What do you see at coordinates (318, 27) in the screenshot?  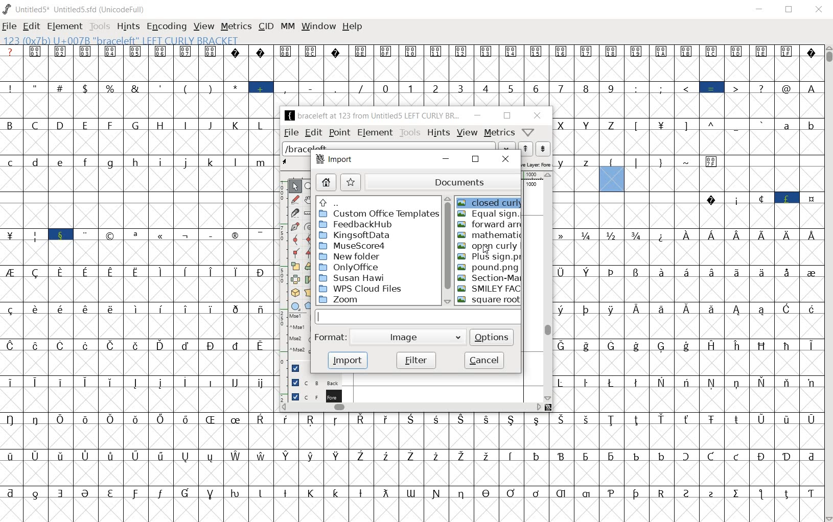 I see `window` at bounding box center [318, 27].